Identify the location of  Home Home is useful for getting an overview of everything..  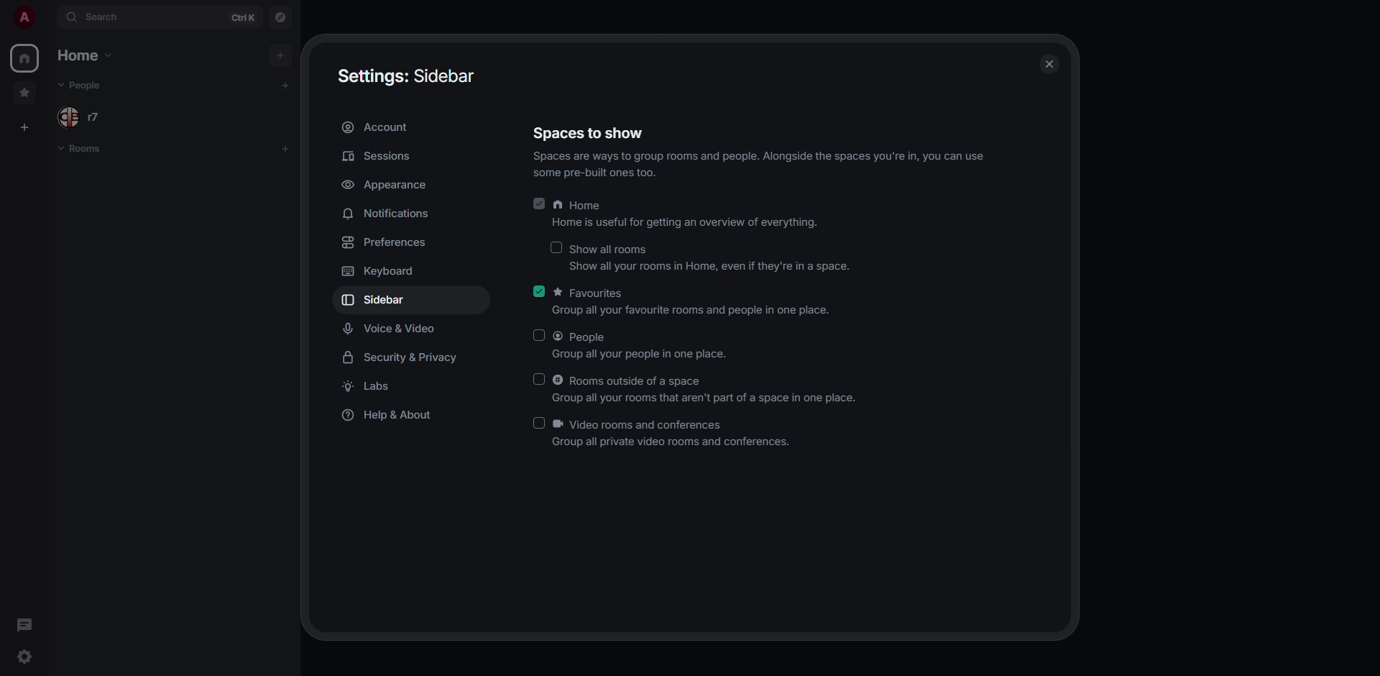
(687, 213).